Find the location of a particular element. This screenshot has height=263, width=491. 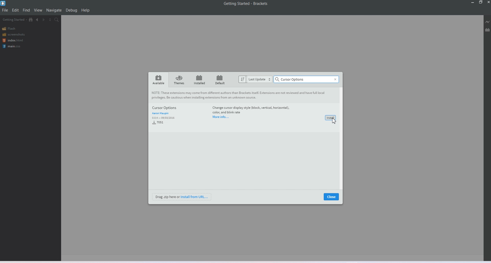

aaron maupin is located at coordinates (160, 114).